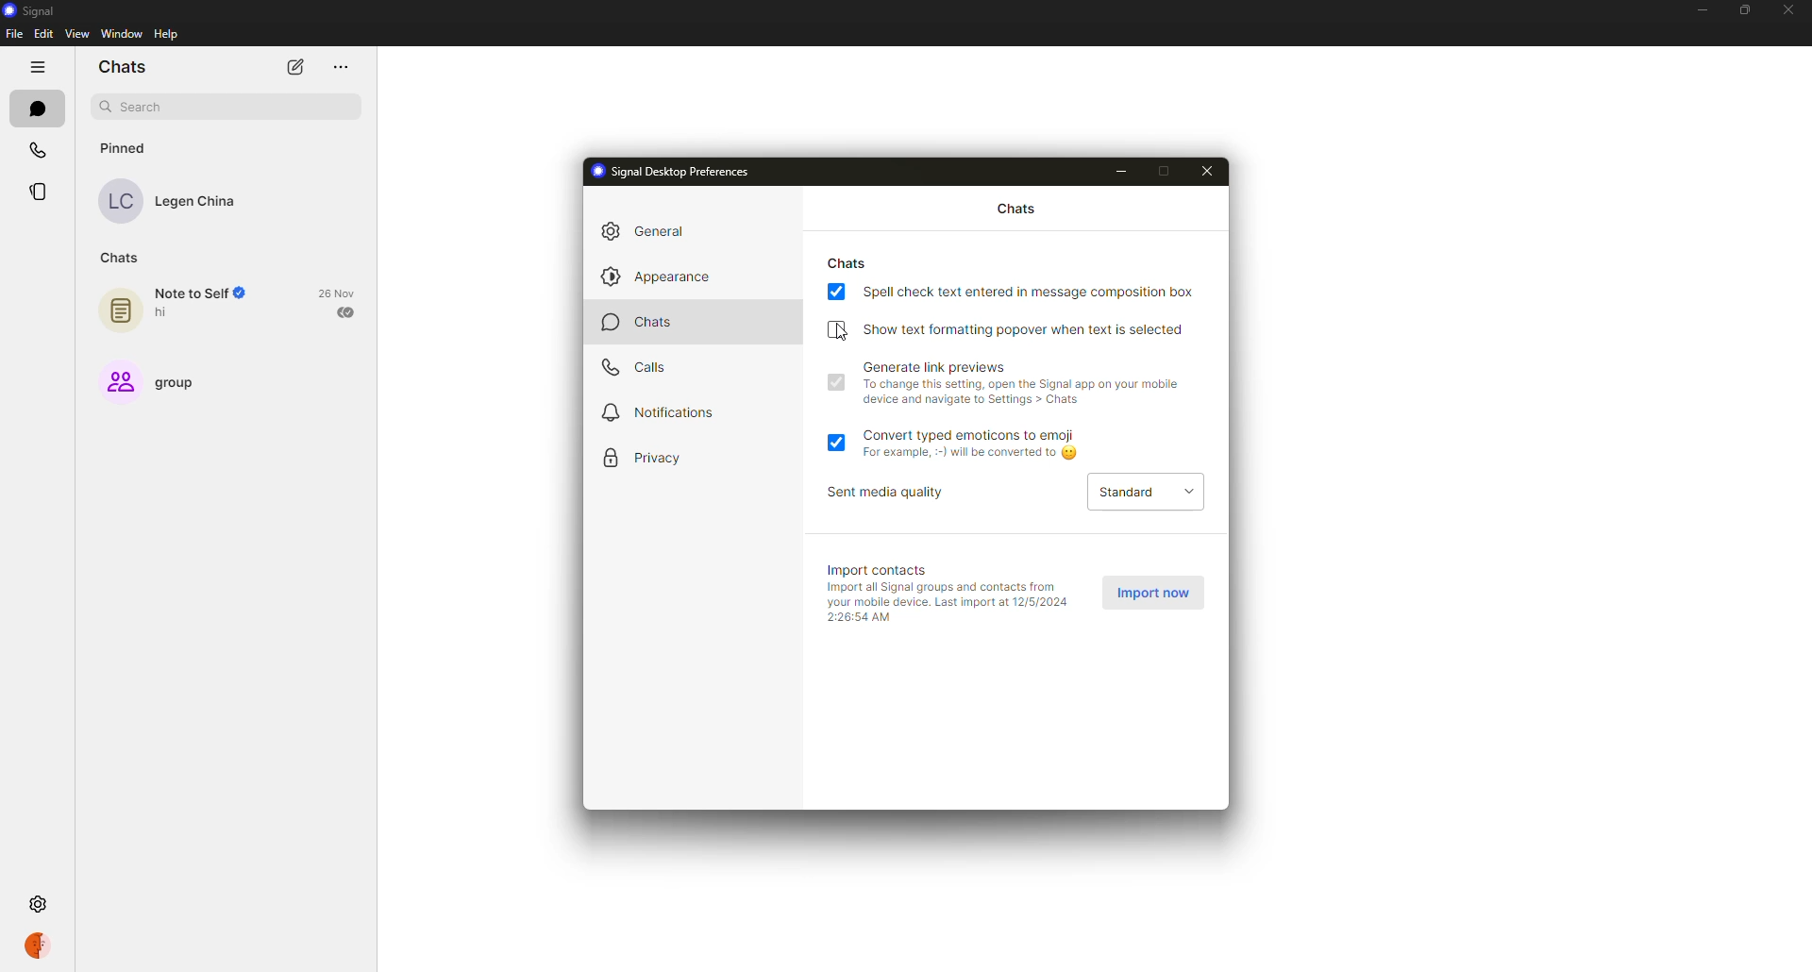 The height and width of the screenshot is (972, 1812). Describe the element at coordinates (294, 65) in the screenshot. I see `new chat` at that location.